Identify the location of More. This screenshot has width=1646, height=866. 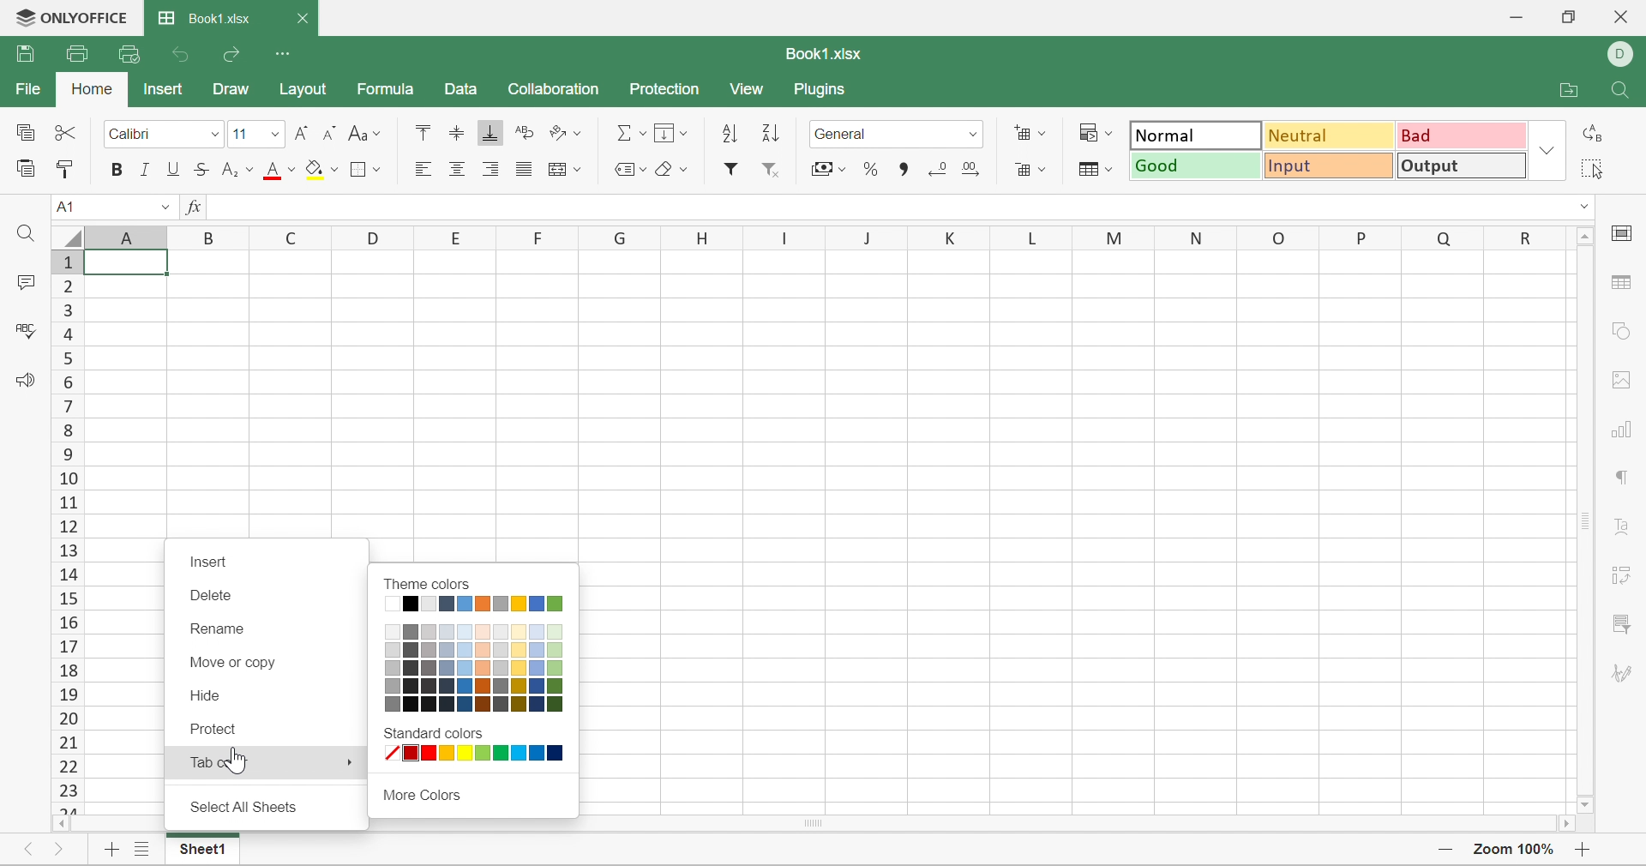
(344, 761).